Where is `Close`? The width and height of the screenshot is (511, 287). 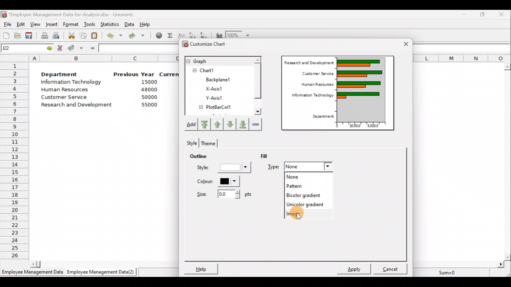
Close is located at coordinates (502, 14).